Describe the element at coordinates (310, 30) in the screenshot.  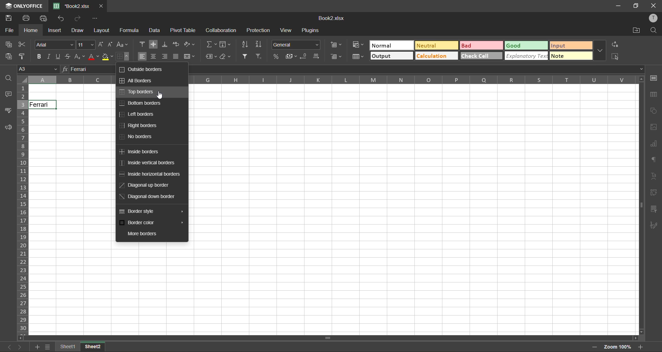
I see `plugins` at that location.